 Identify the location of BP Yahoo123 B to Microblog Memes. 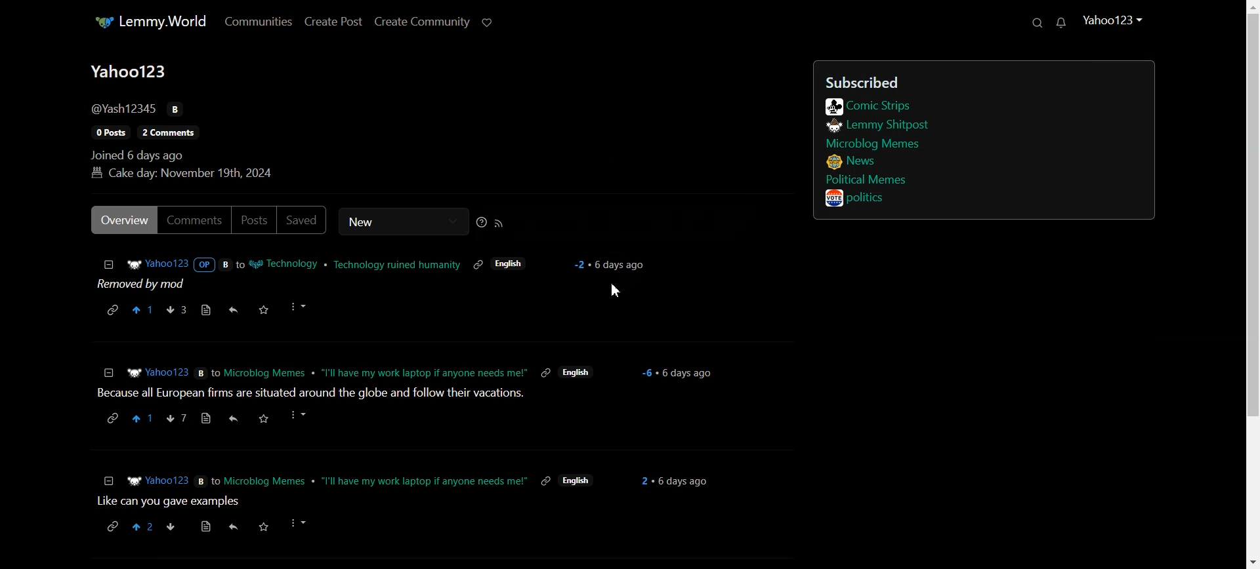
(215, 482).